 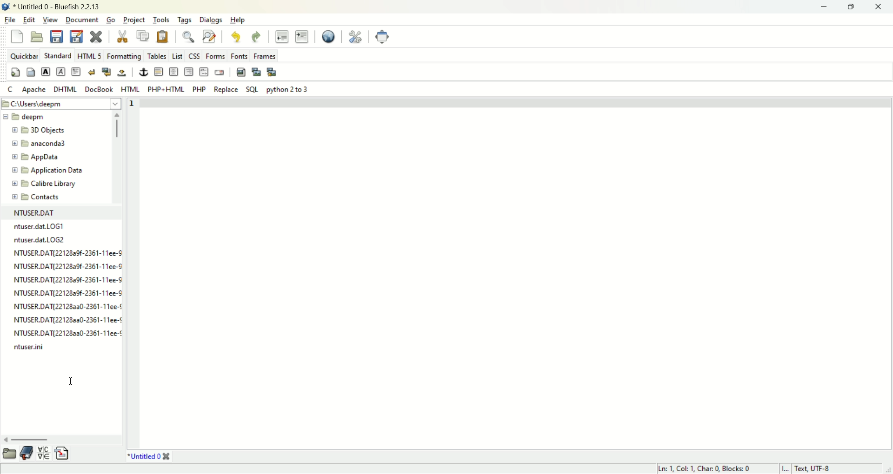 I want to click on scroll bar, so click(x=116, y=158).